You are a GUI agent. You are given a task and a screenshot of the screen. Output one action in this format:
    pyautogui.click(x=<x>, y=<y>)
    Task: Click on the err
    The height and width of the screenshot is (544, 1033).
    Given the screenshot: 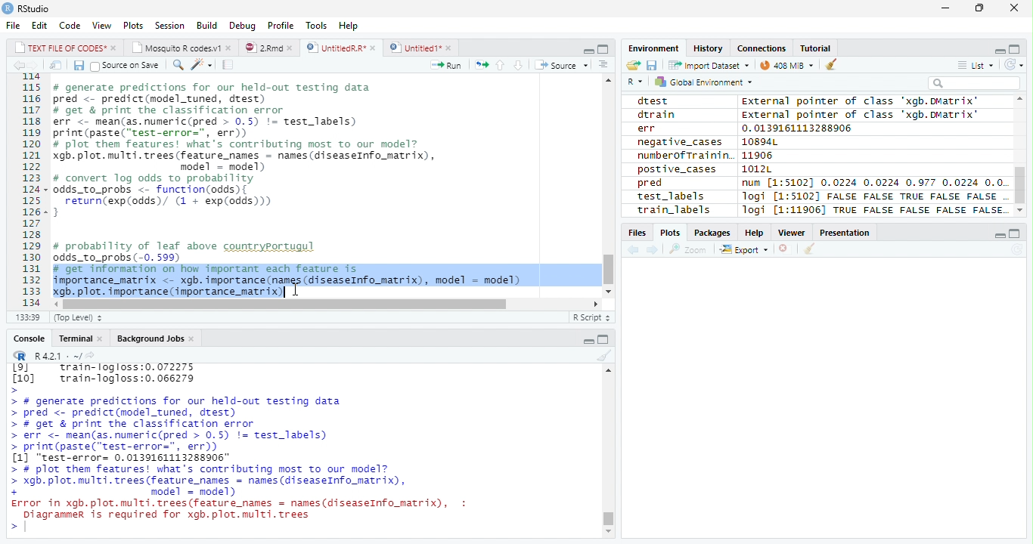 What is the action you would take?
    pyautogui.click(x=646, y=128)
    